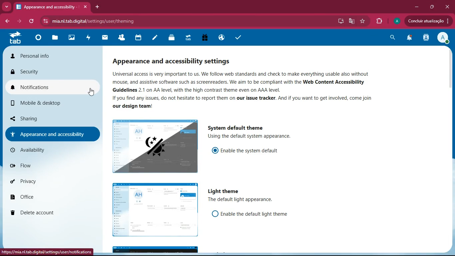 This screenshot has height=256, width=455. I want to click on privacy, so click(45, 182).